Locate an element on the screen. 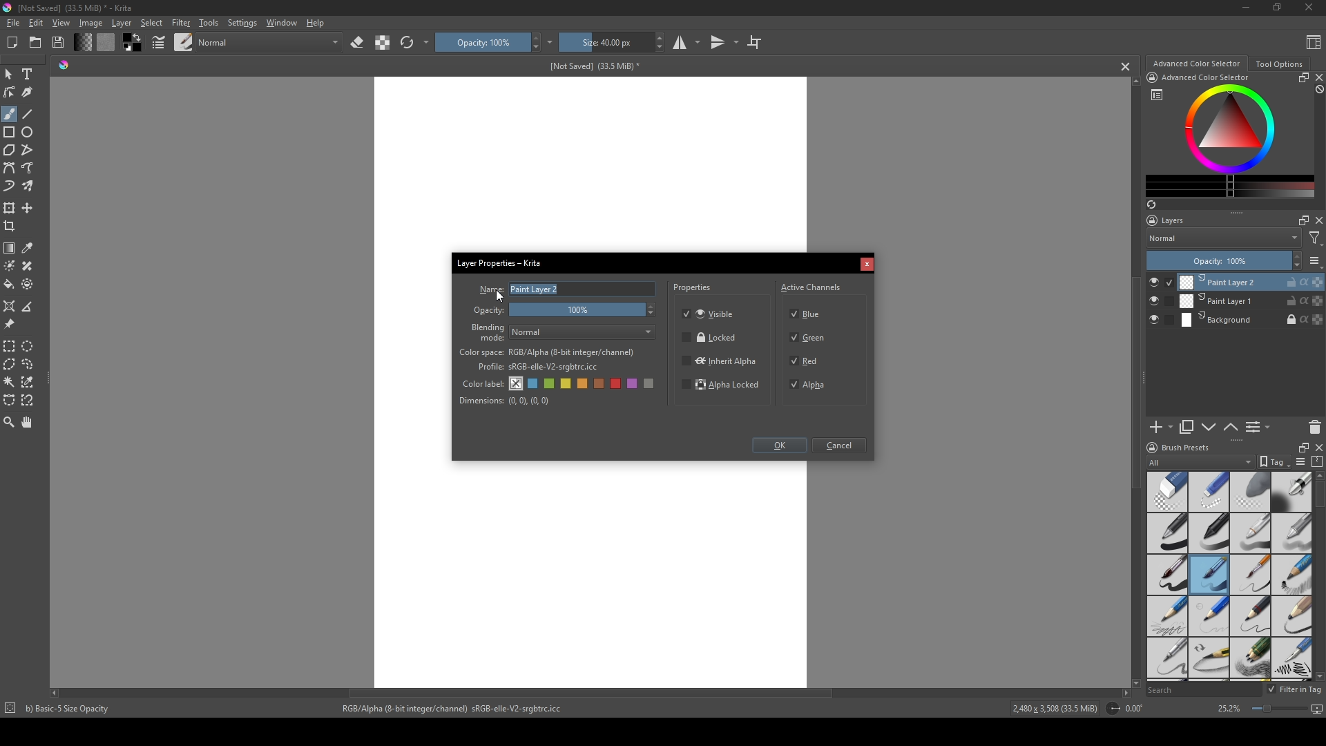 The height and width of the screenshot is (746, 1326). List is located at coordinates (1260, 428).